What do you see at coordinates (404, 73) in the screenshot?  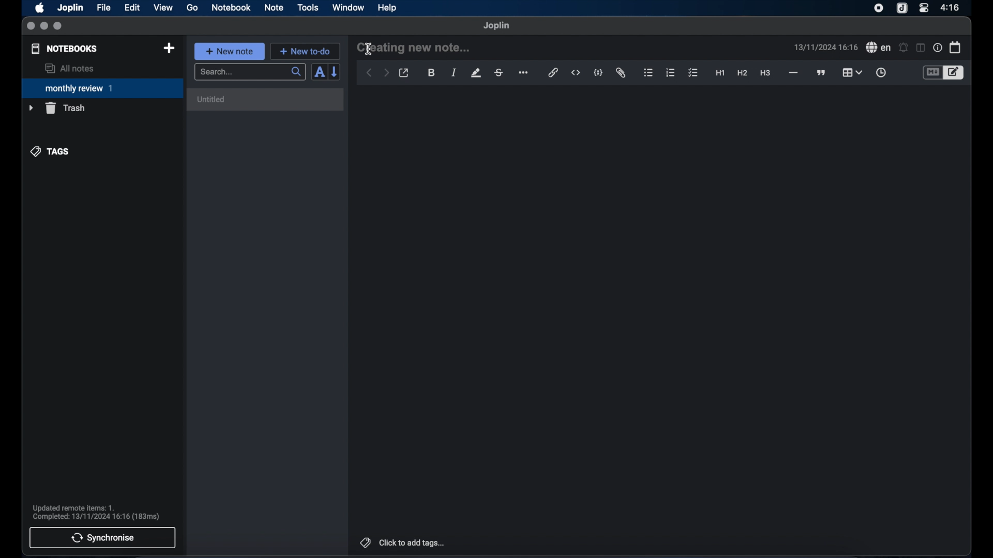 I see `open in external editor` at bounding box center [404, 73].